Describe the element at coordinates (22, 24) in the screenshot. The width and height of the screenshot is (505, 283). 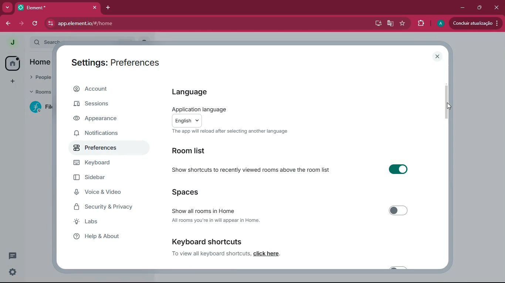
I see `forward` at that location.